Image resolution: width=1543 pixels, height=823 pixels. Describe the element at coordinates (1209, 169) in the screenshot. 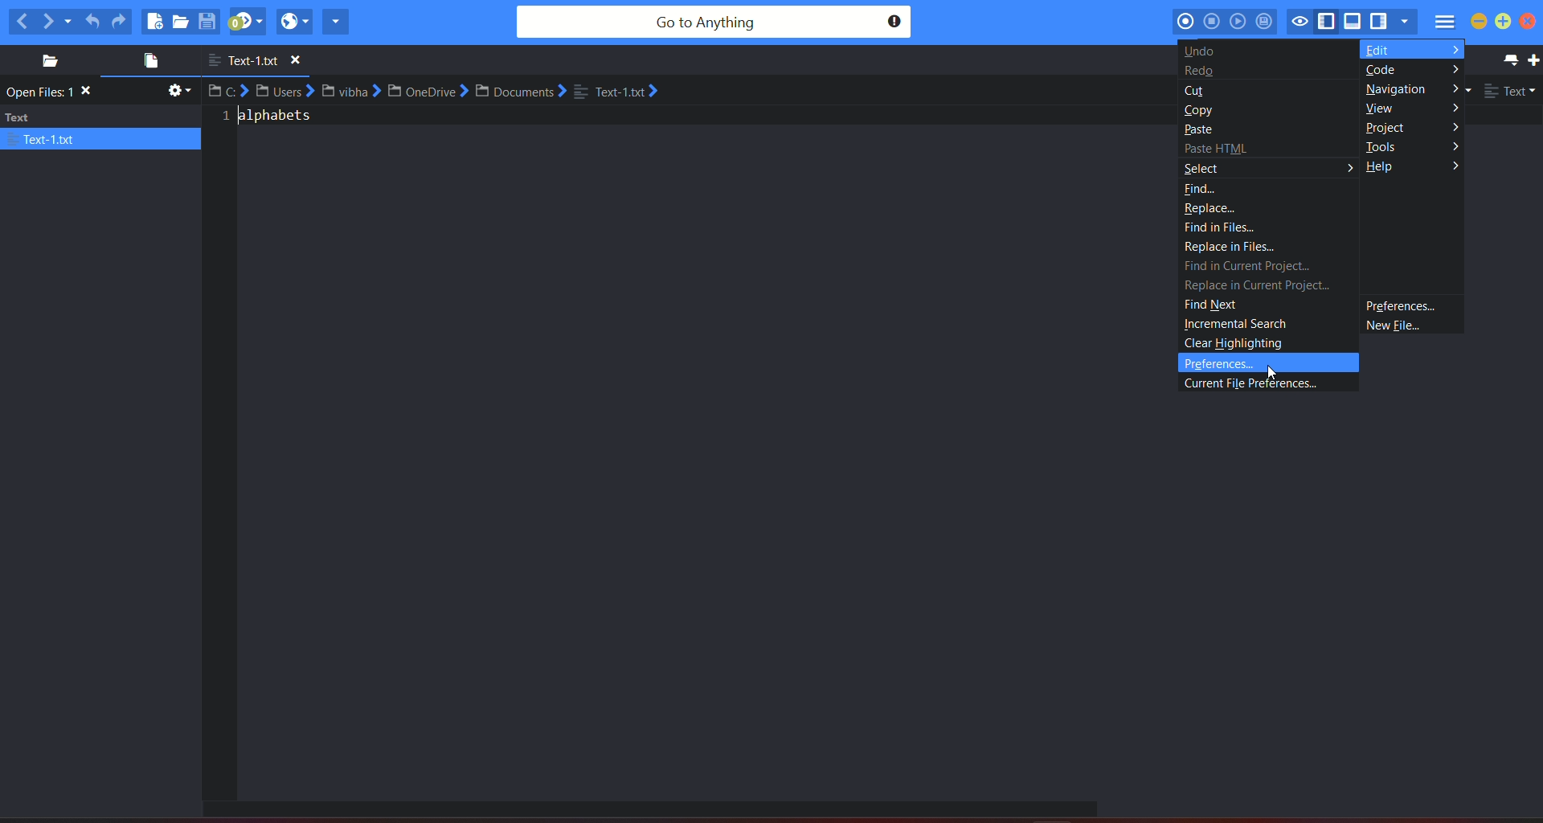

I see `select` at that location.